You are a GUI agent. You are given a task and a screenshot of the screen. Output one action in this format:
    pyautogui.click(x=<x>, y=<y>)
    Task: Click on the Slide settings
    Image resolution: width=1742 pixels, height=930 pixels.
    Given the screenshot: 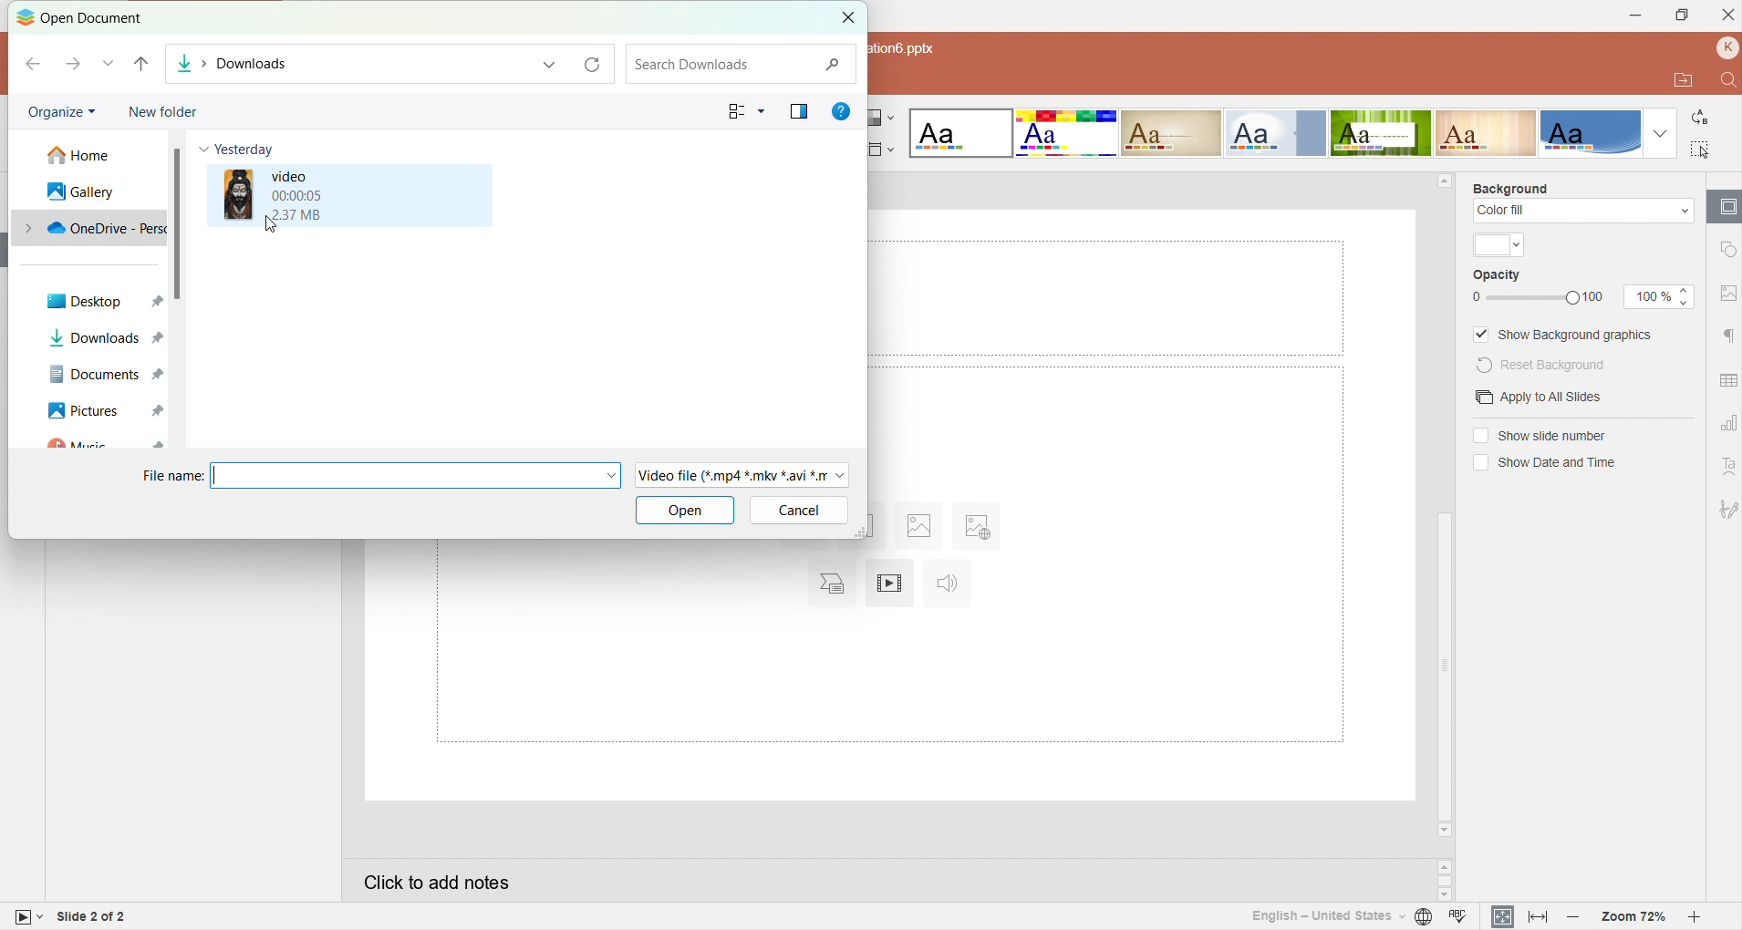 What is the action you would take?
    pyautogui.click(x=1725, y=207)
    